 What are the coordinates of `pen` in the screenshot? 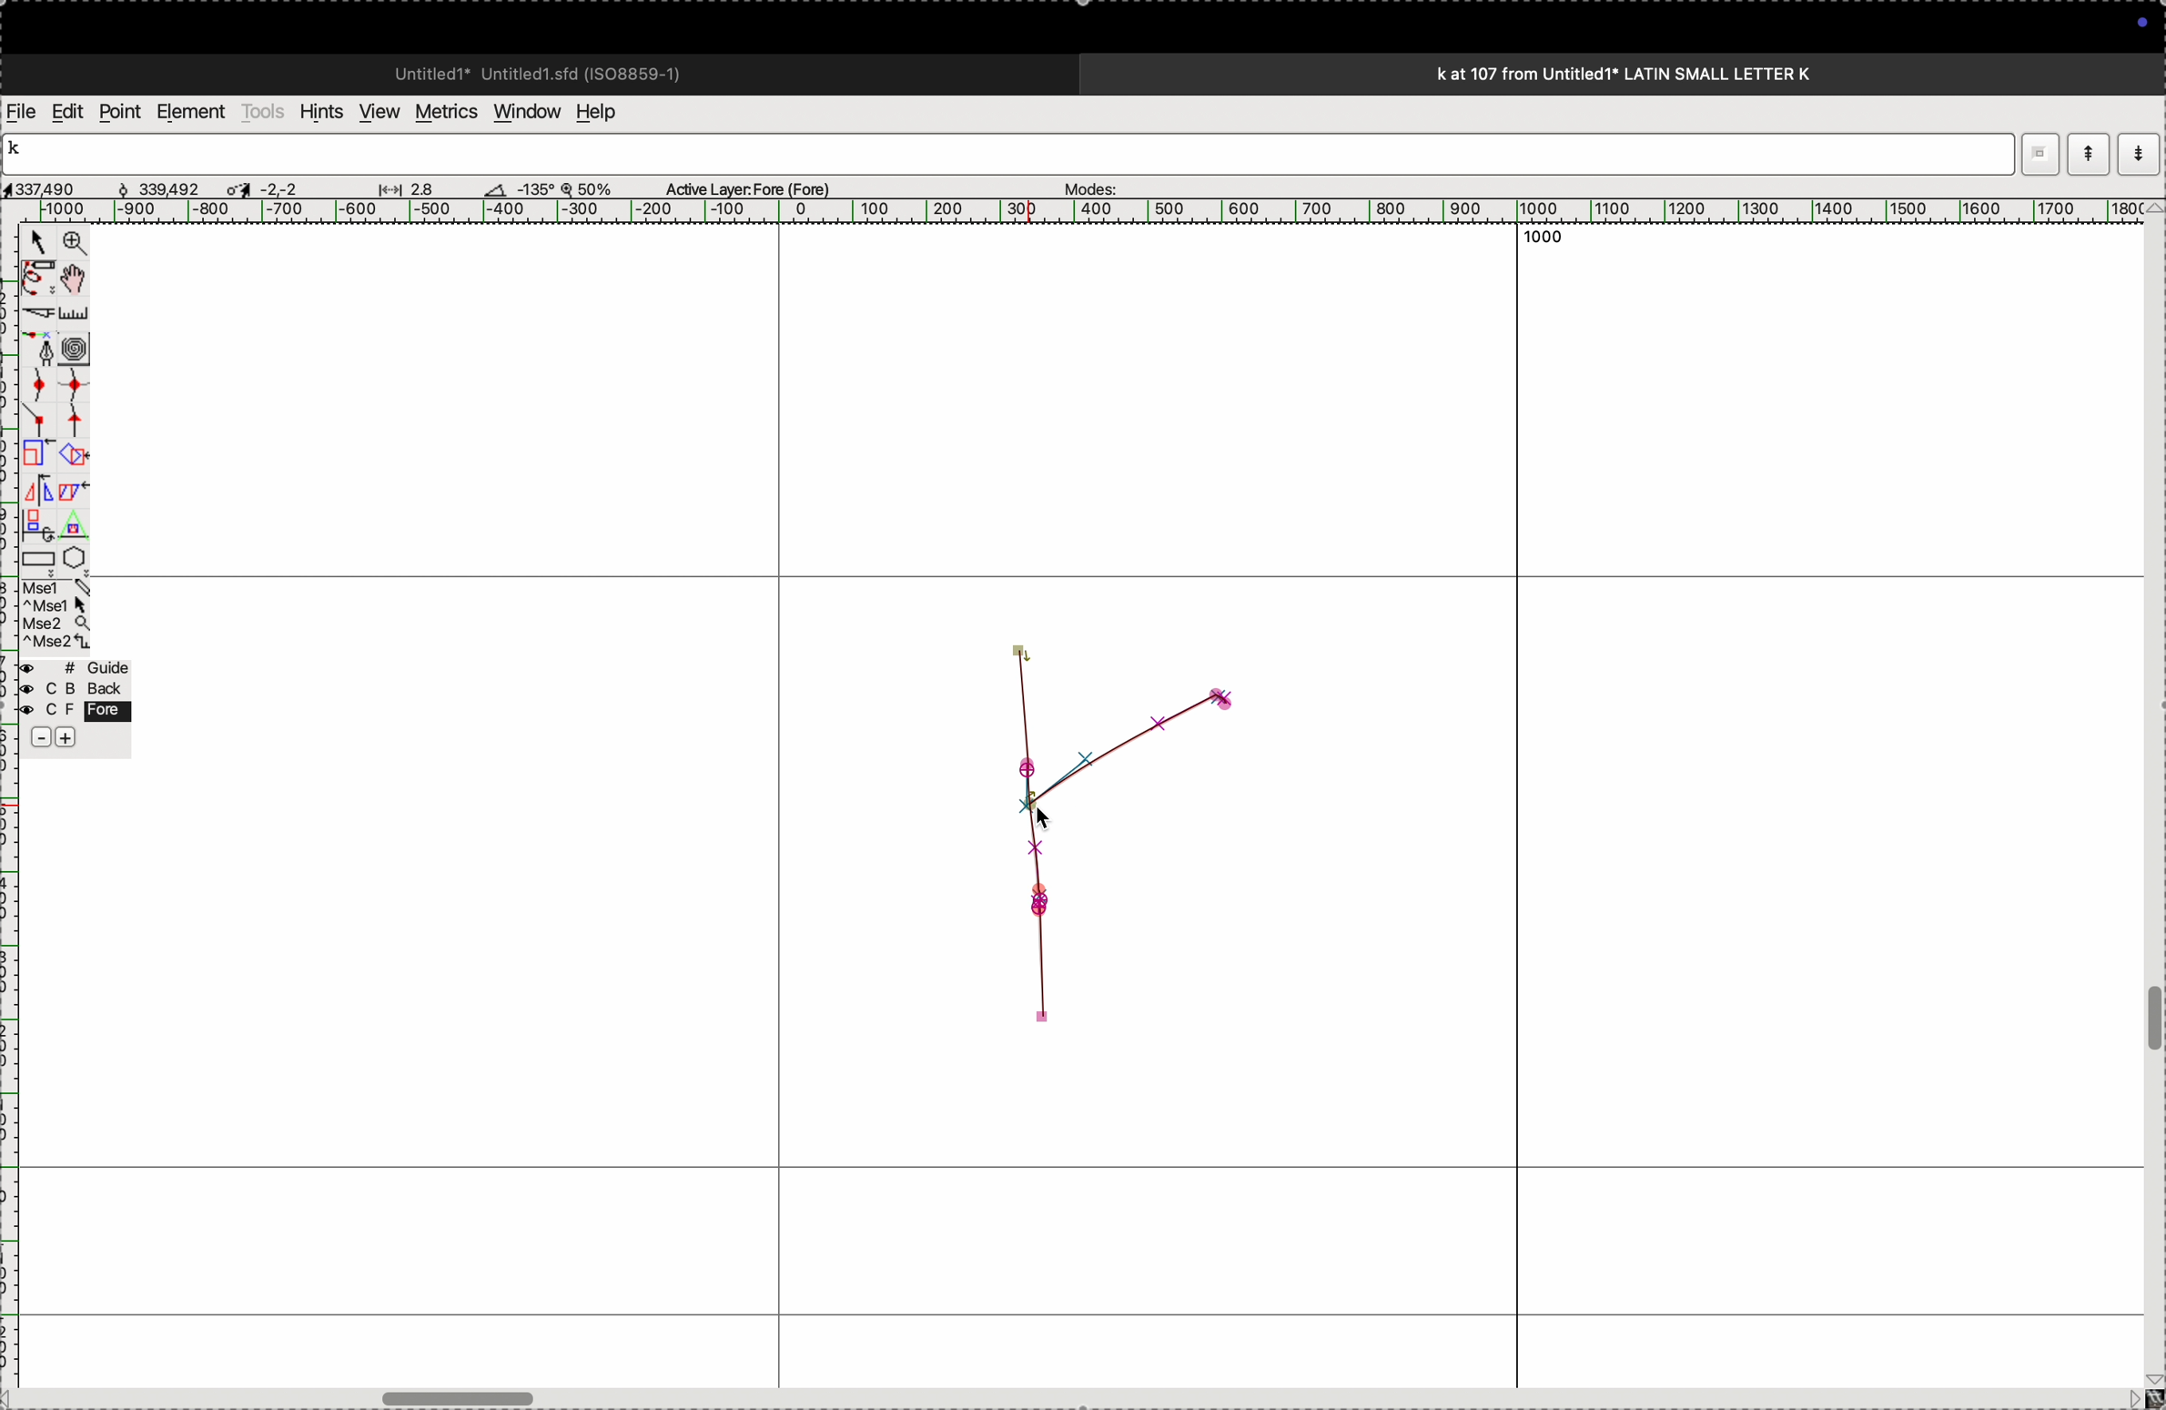 It's located at (38, 278).